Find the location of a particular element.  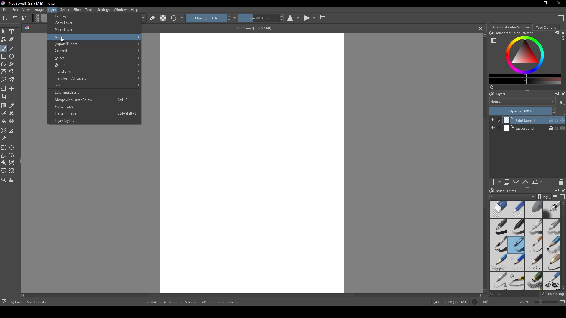

Tool Options is located at coordinates (546, 27).